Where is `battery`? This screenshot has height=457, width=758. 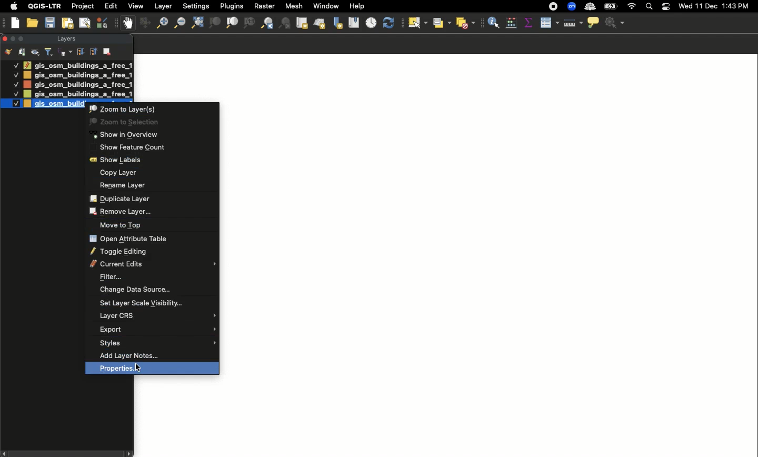
battery is located at coordinates (613, 6).